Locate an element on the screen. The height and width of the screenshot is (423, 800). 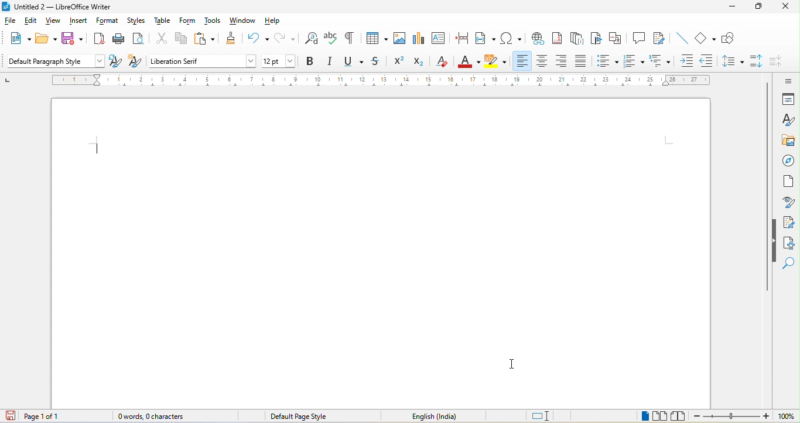
font color is located at coordinates (466, 62).